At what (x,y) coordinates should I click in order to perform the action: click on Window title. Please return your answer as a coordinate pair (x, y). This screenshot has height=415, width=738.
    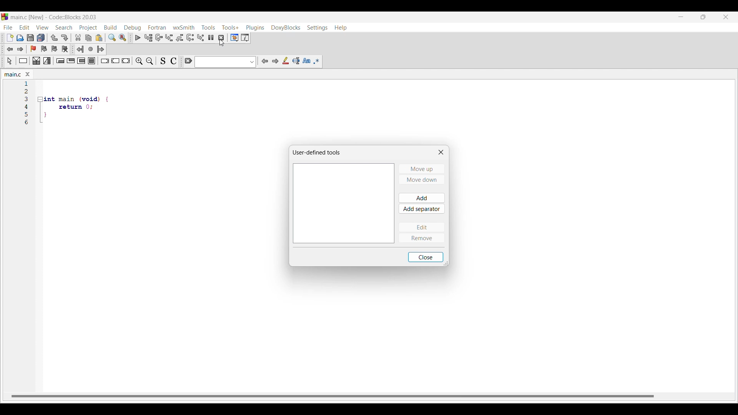
    Looking at the image, I should click on (316, 153).